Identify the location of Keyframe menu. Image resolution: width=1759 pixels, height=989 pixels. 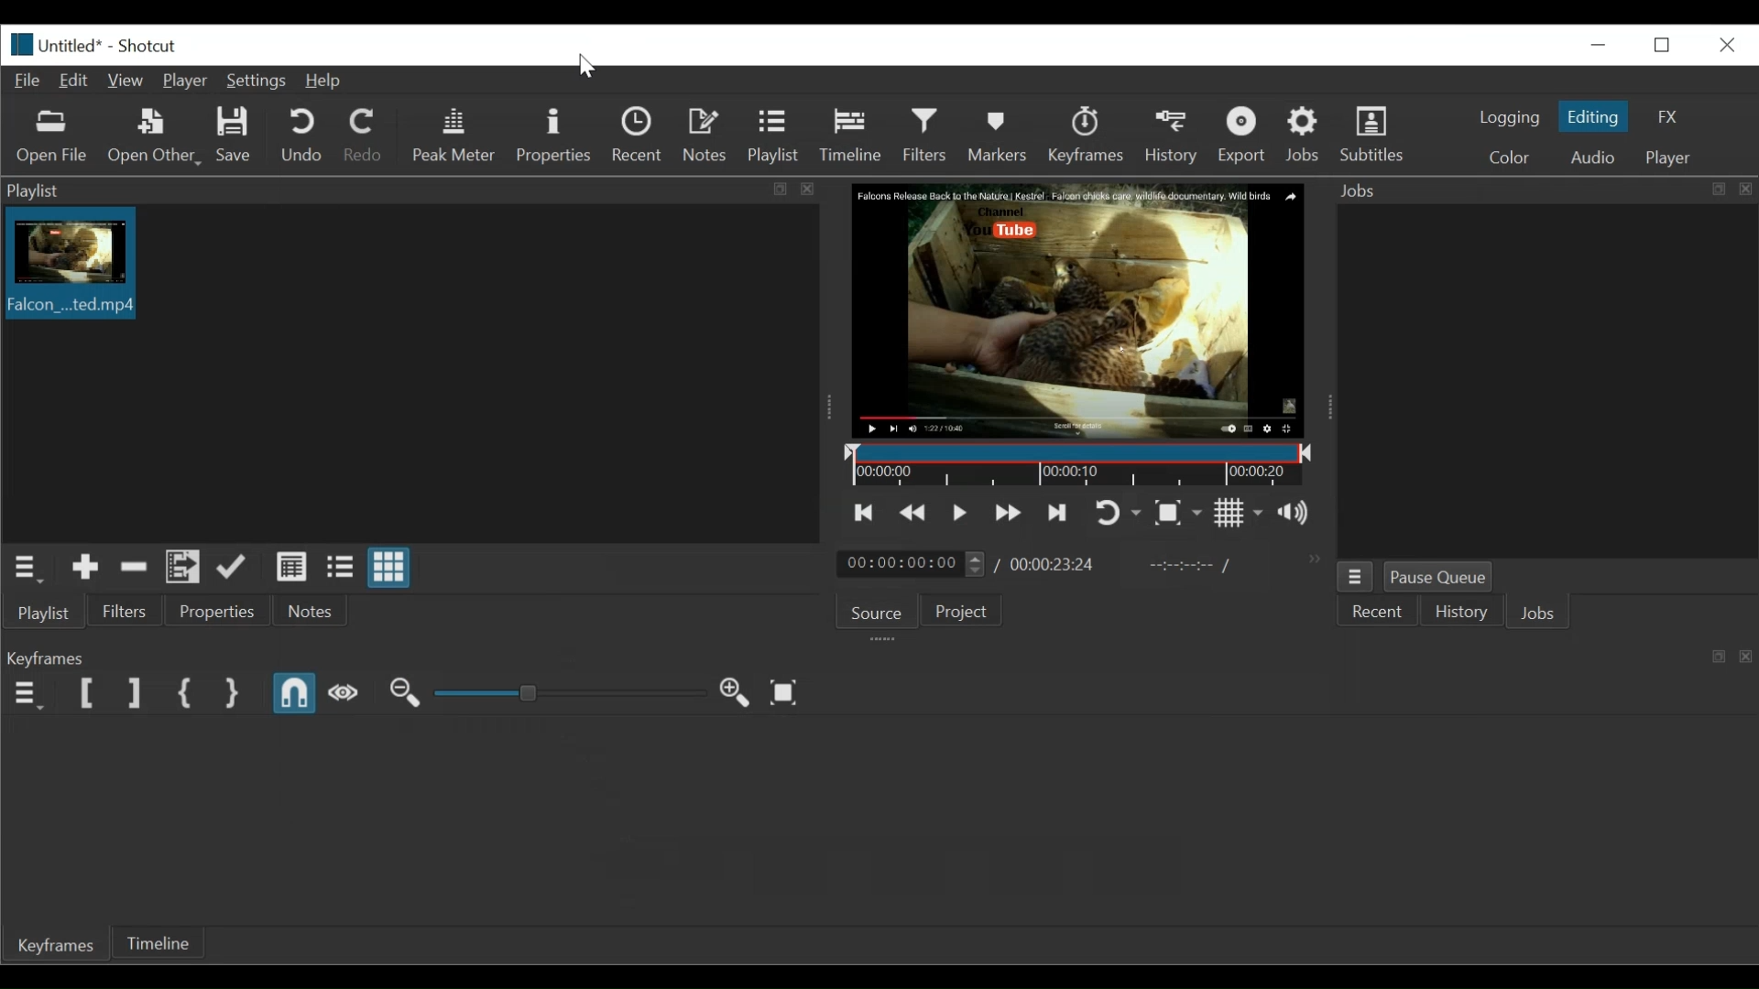
(26, 695).